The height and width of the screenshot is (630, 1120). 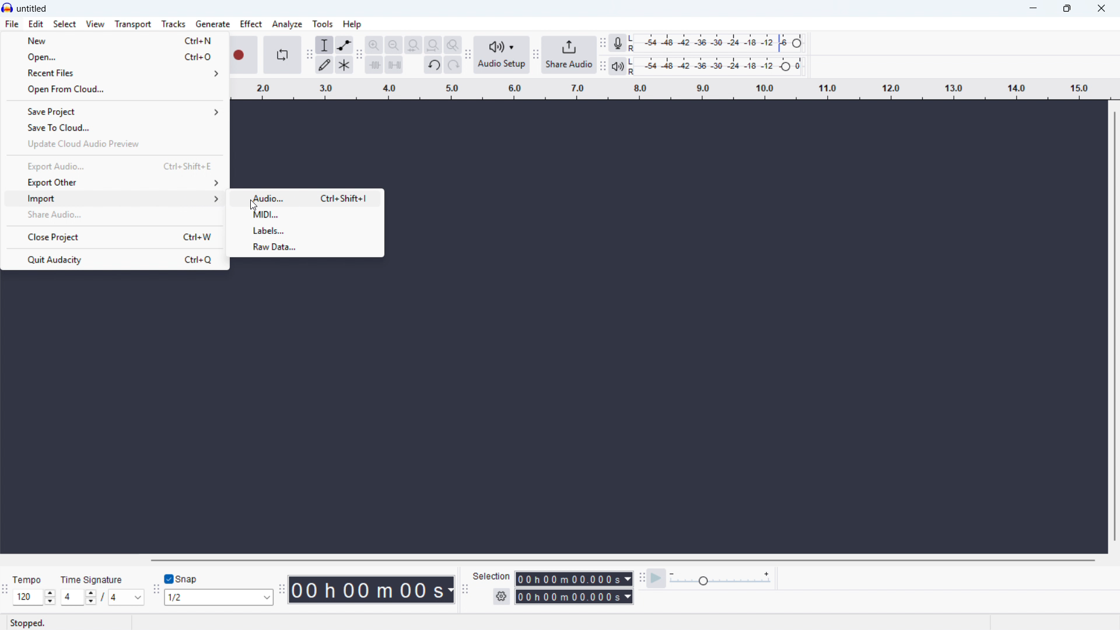 I want to click on , so click(x=720, y=578).